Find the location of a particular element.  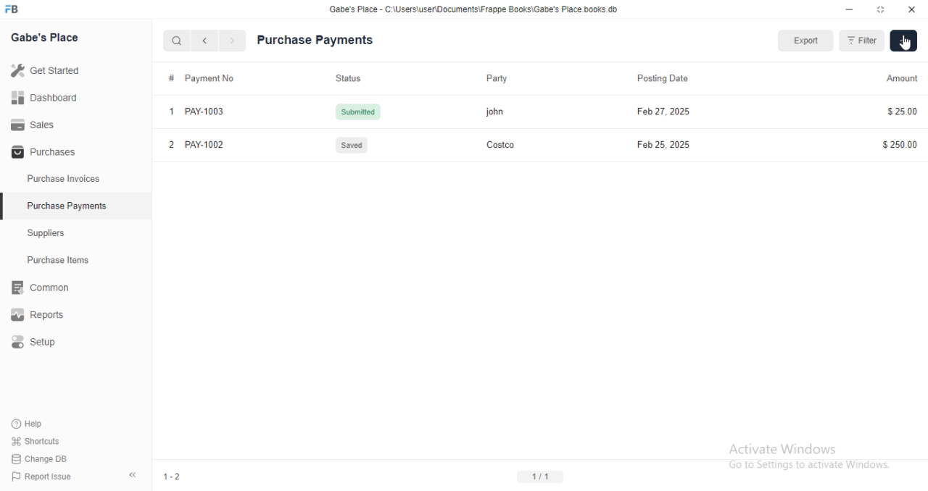

Rit
Common is located at coordinates (40, 288).